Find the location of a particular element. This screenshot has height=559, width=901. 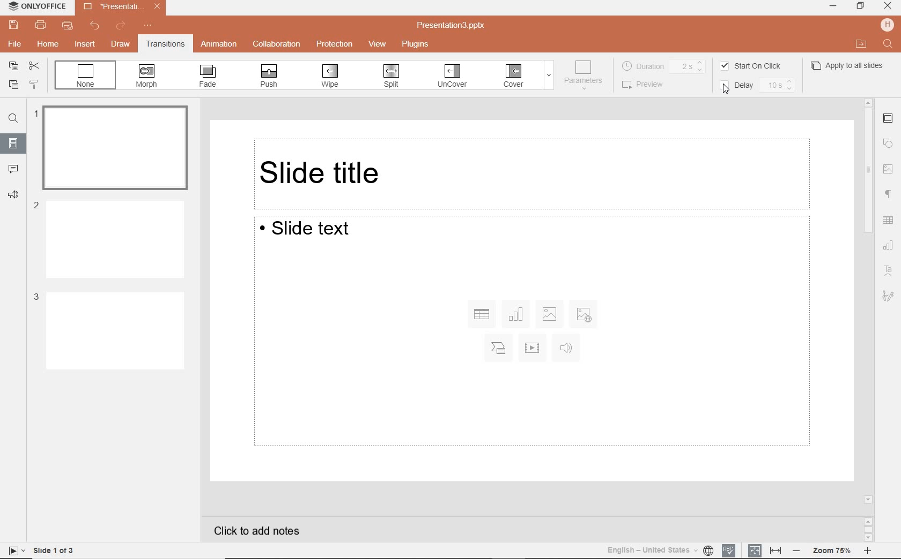

Slide 3 is located at coordinates (108, 330).